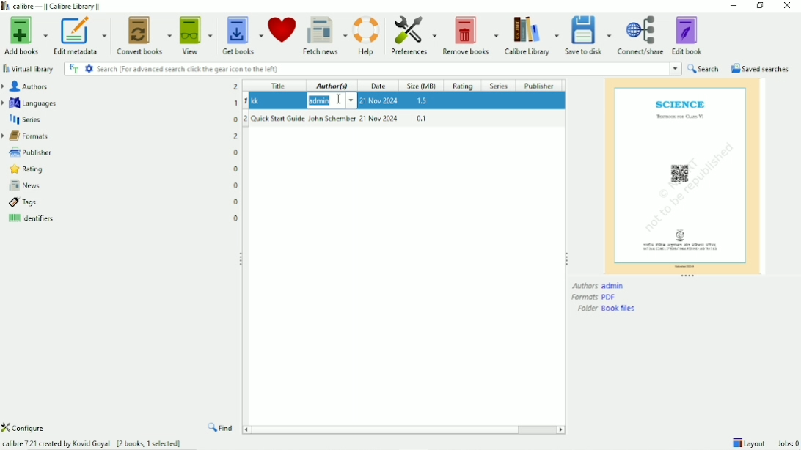  I want to click on Jobs 0, so click(786, 444).